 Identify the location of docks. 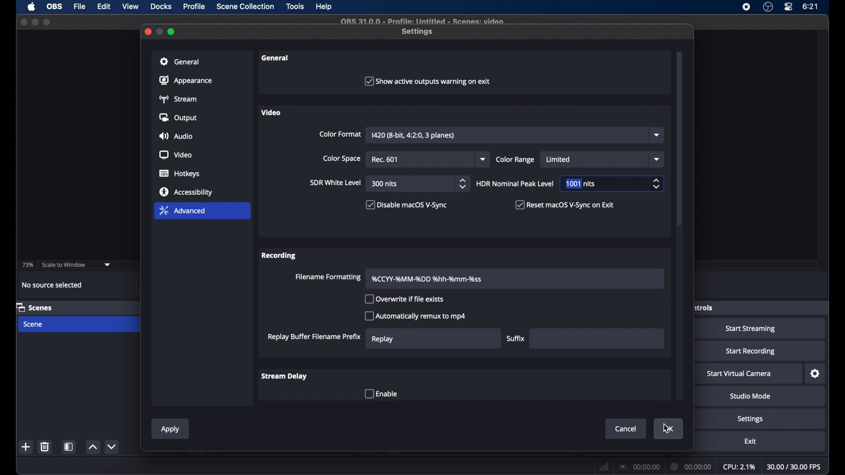
(161, 7).